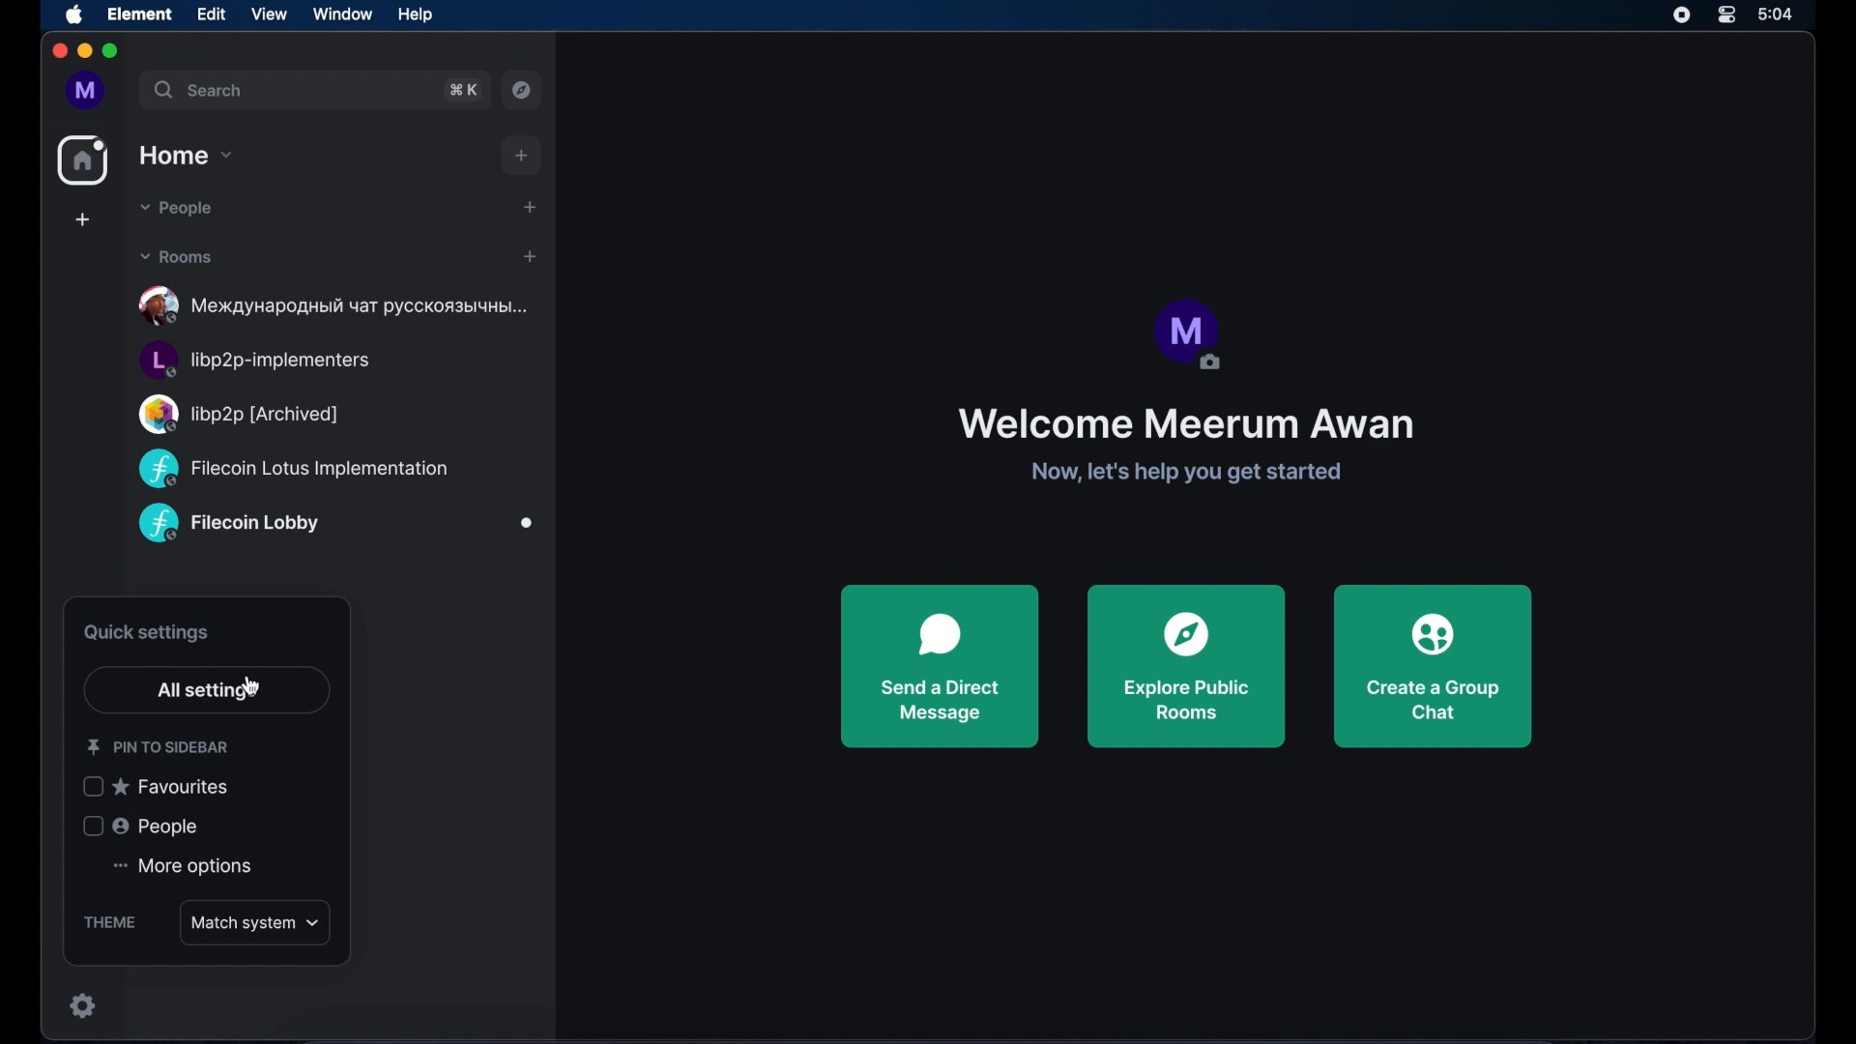  What do you see at coordinates (530, 207) in the screenshot?
I see `start chat` at bounding box center [530, 207].